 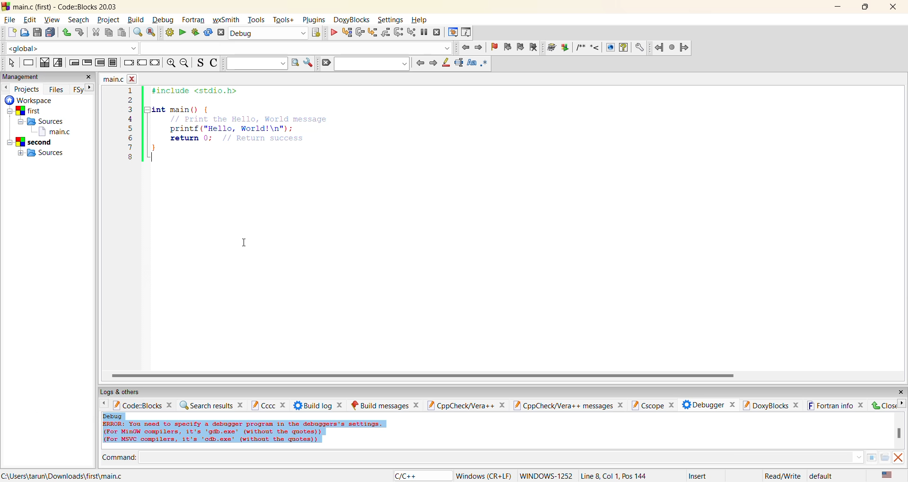 I want to click on Windows (CR+LF), so click(x=485, y=475).